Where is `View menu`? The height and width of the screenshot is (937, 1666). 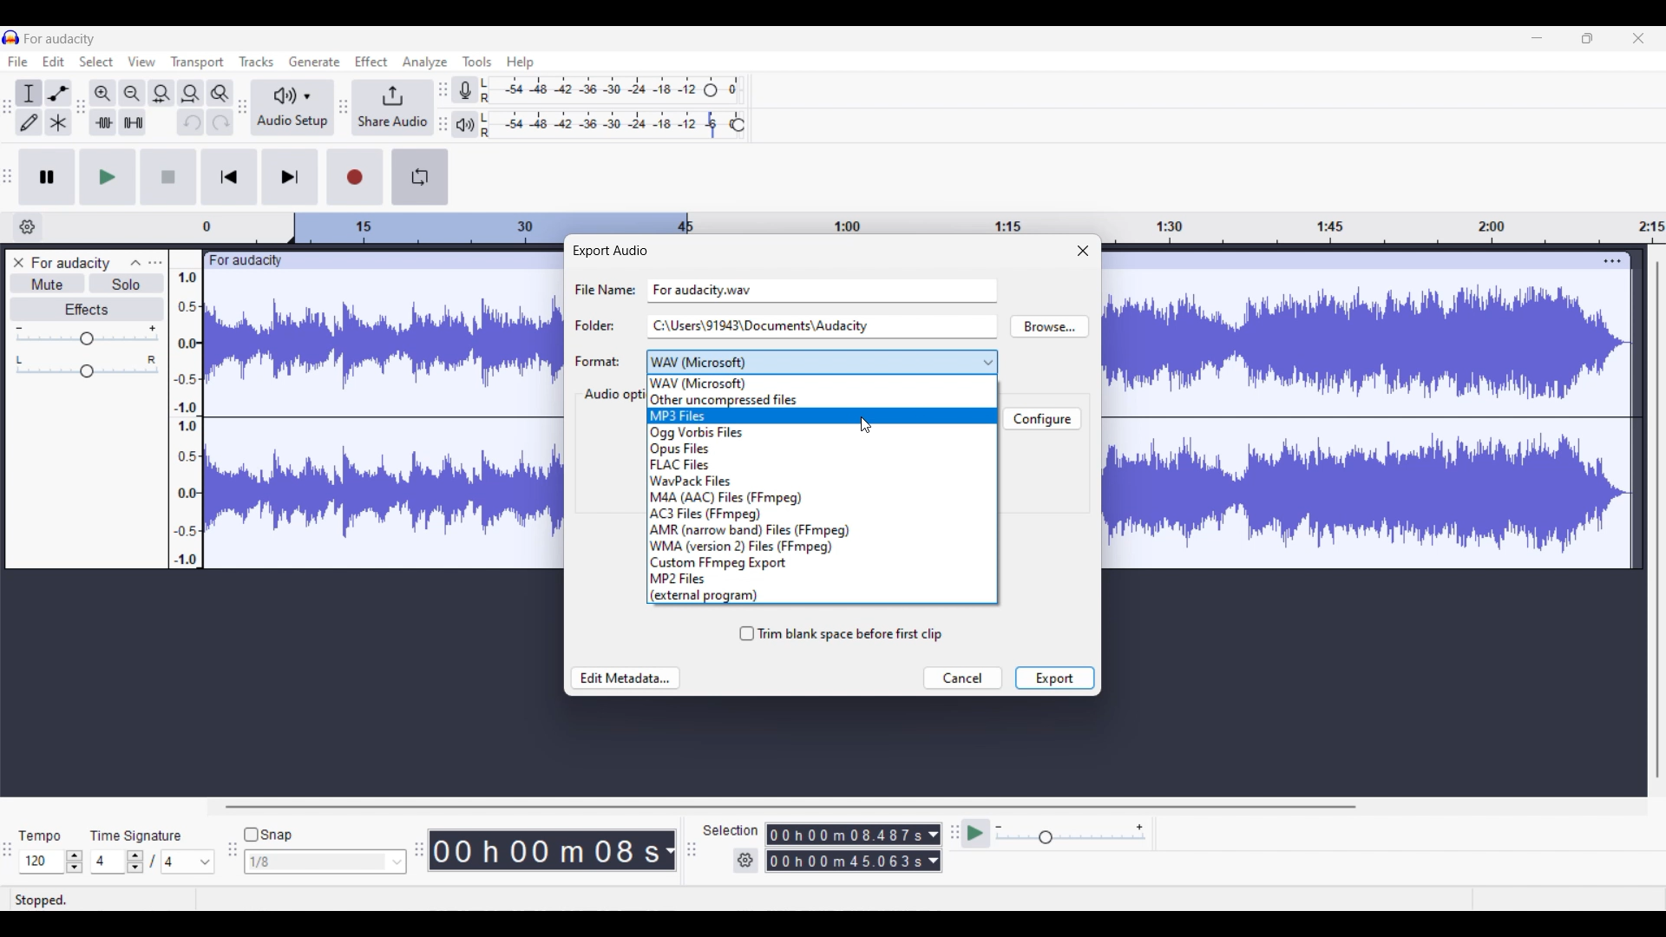
View menu is located at coordinates (142, 62).